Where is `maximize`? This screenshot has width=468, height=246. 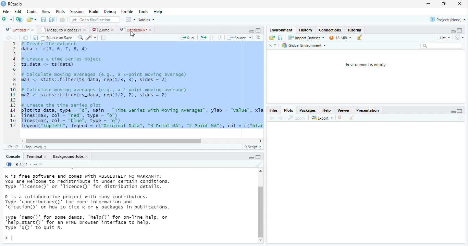
maximize is located at coordinates (460, 30).